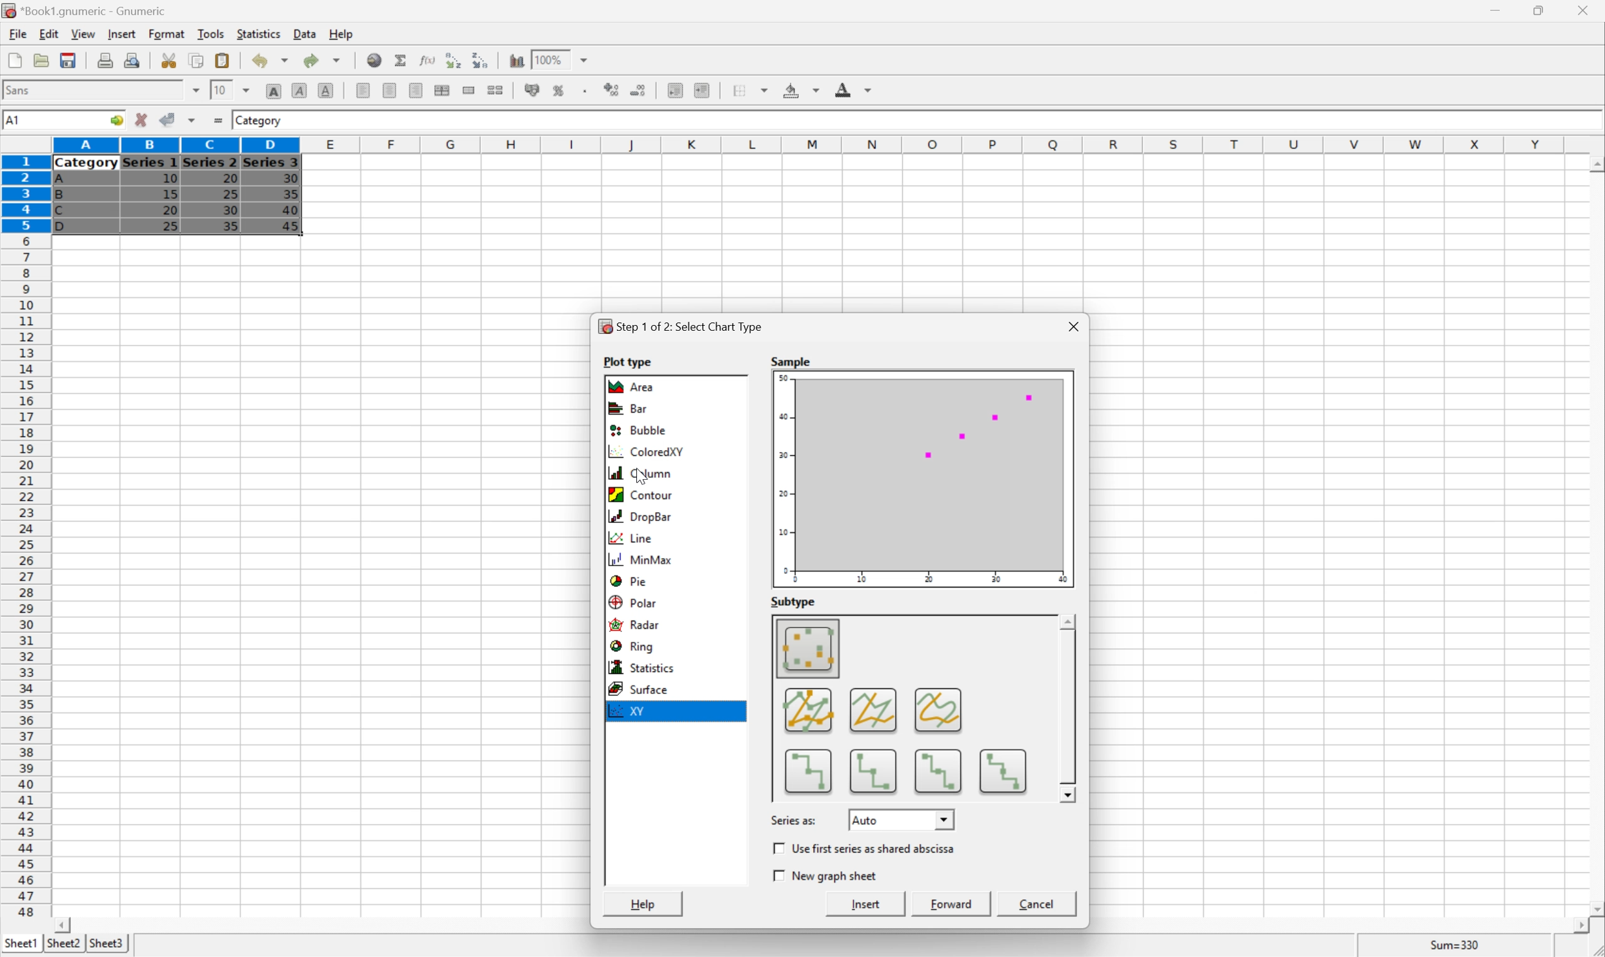 The height and width of the screenshot is (957, 1605). What do you see at coordinates (954, 903) in the screenshot?
I see `Forward` at bounding box center [954, 903].